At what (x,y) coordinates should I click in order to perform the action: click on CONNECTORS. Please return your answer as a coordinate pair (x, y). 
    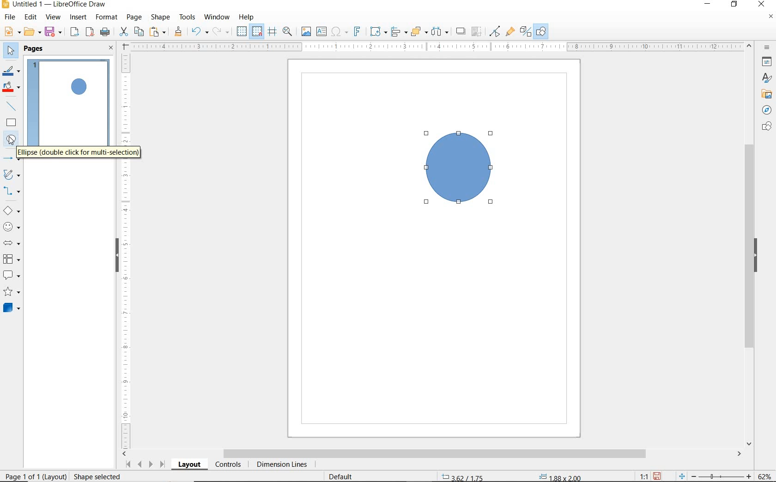
    Looking at the image, I should click on (12, 191).